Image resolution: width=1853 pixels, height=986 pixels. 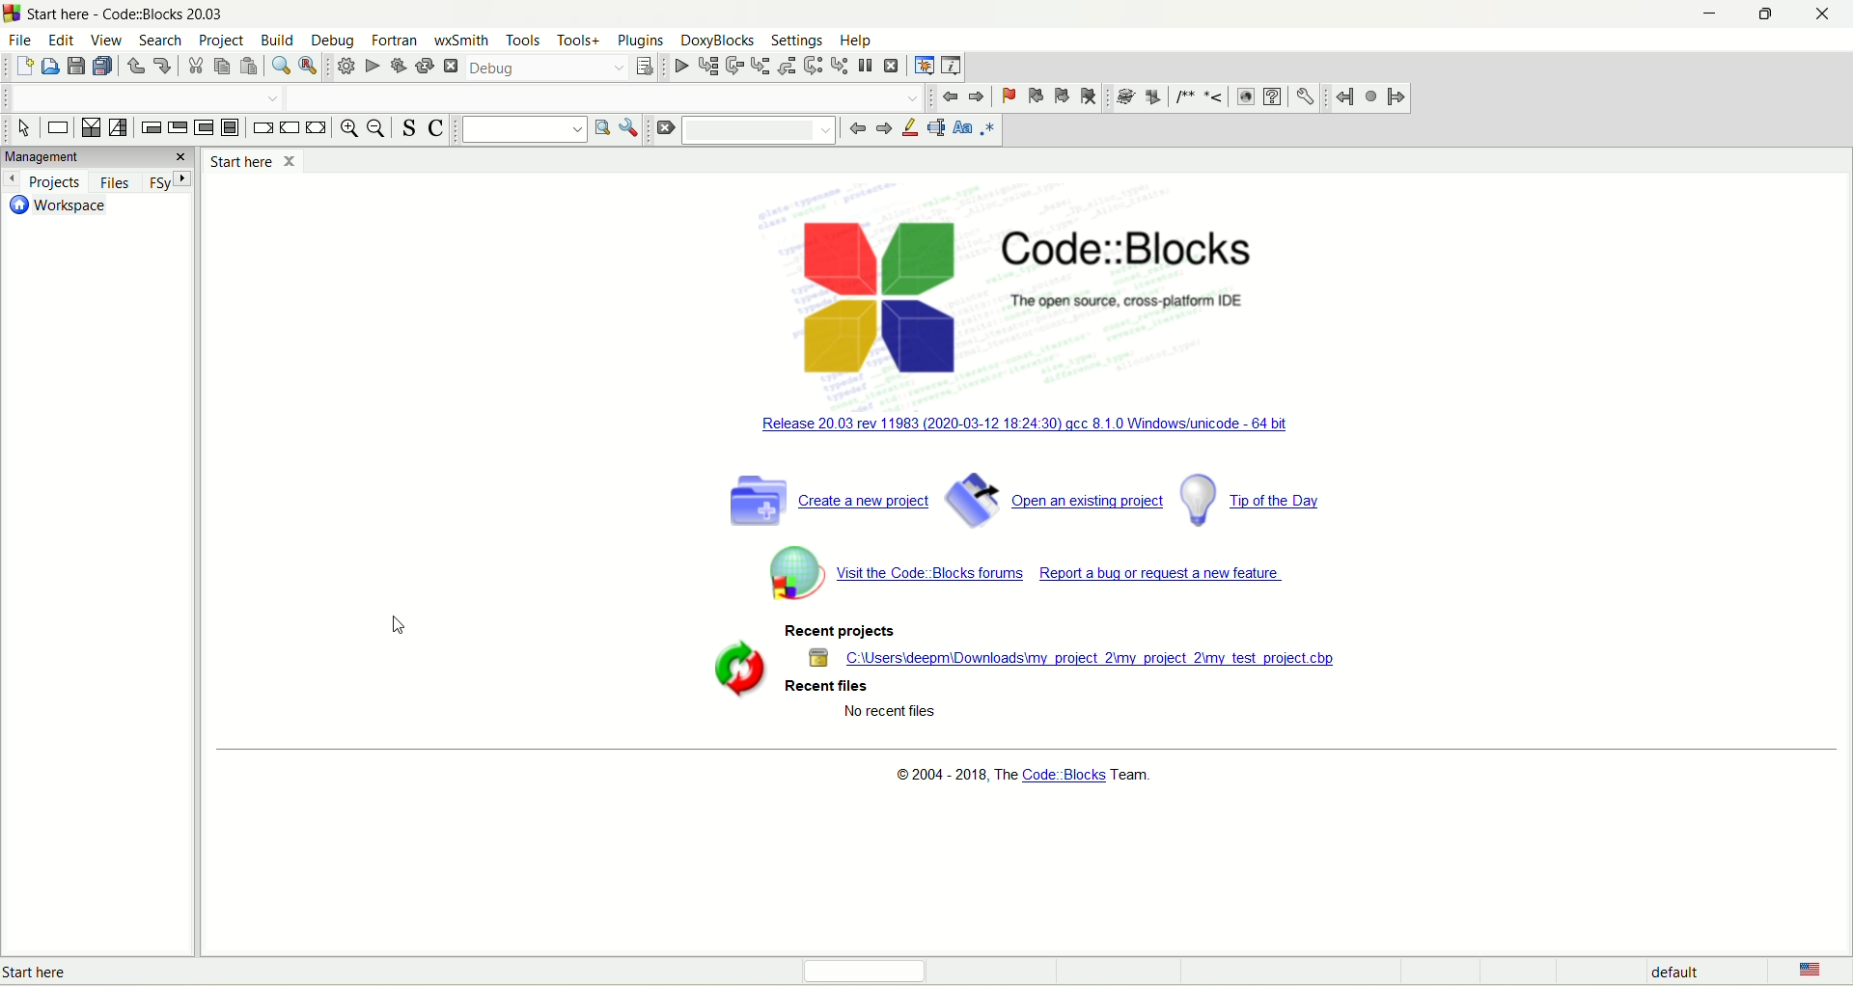 What do you see at coordinates (111, 43) in the screenshot?
I see `view` at bounding box center [111, 43].